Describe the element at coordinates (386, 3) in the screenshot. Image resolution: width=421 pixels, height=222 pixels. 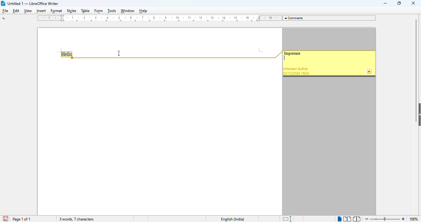
I see `minimize` at that location.